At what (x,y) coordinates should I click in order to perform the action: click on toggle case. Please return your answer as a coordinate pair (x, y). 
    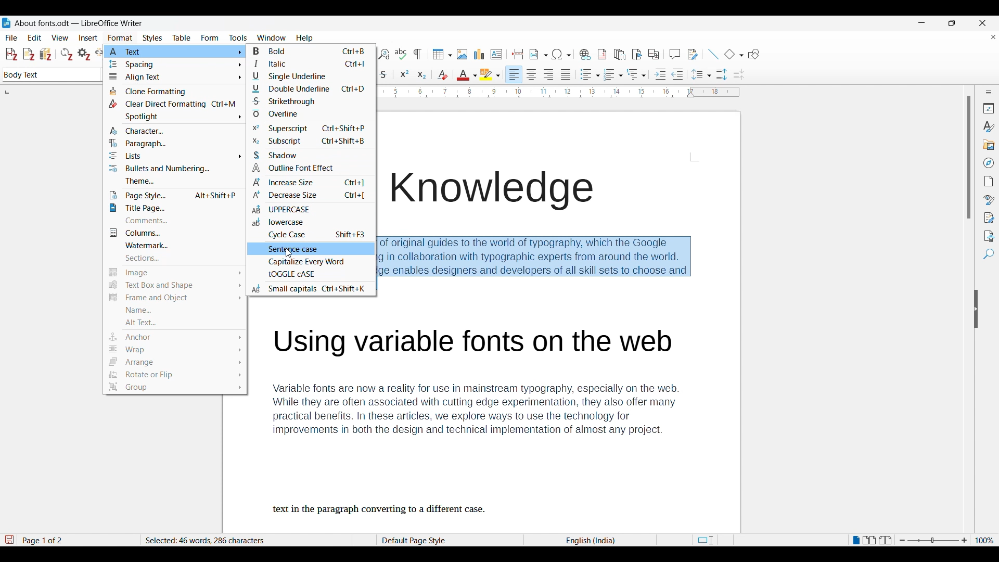
    Looking at the image, I should click on (294, 276).